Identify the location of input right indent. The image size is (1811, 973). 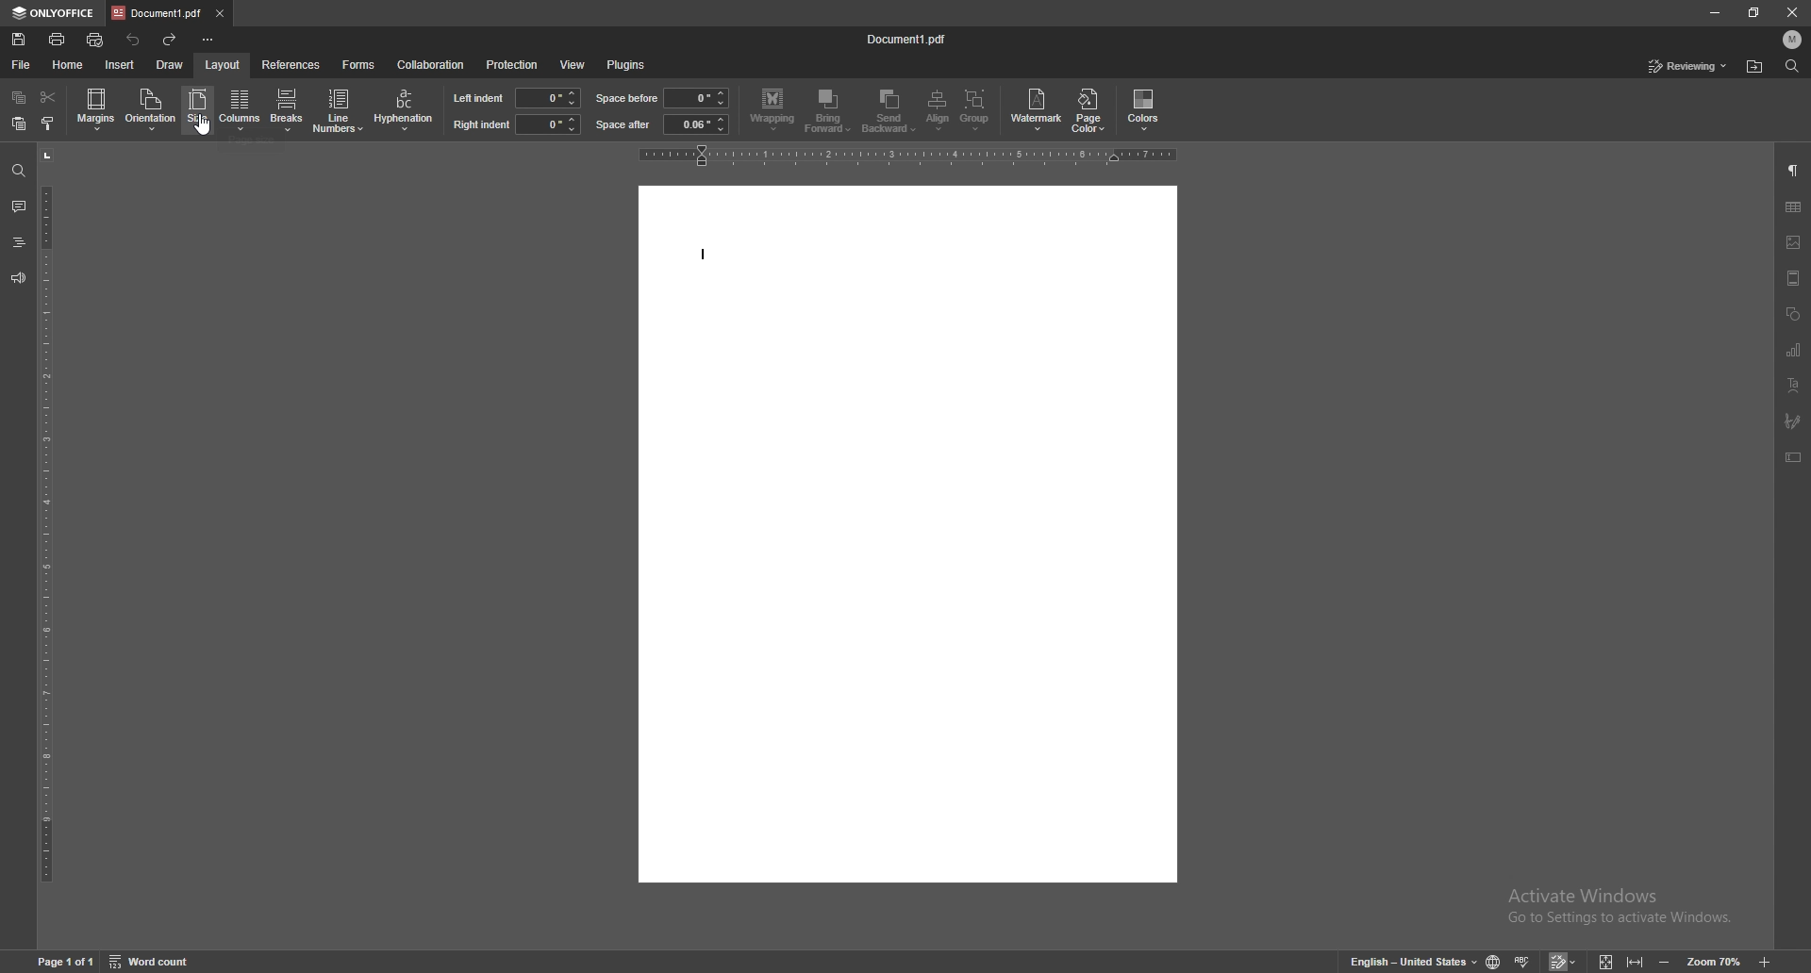
(547, 124).